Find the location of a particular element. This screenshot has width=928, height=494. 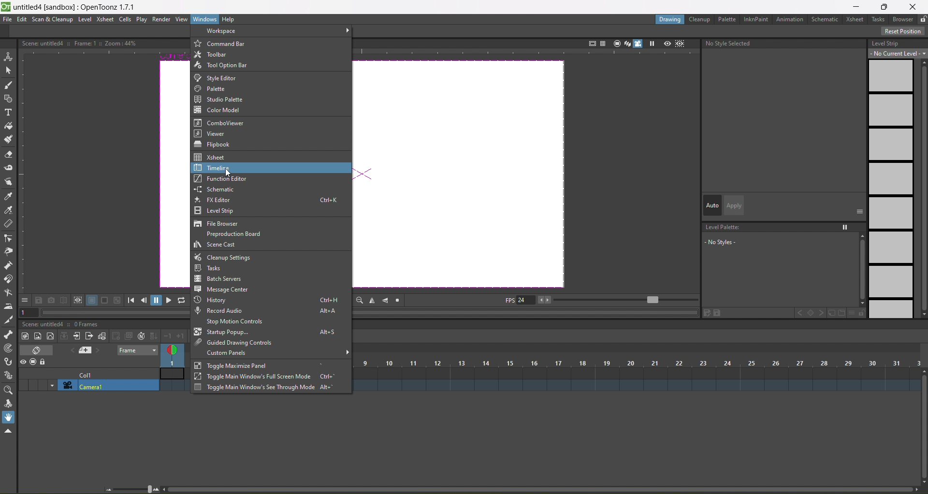

browser is located at coordinates (903, 19).